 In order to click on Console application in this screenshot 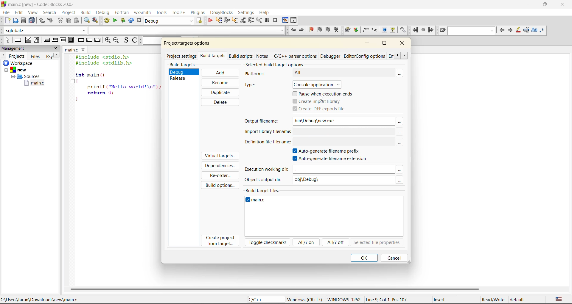, I will do `click(323, 84)`.